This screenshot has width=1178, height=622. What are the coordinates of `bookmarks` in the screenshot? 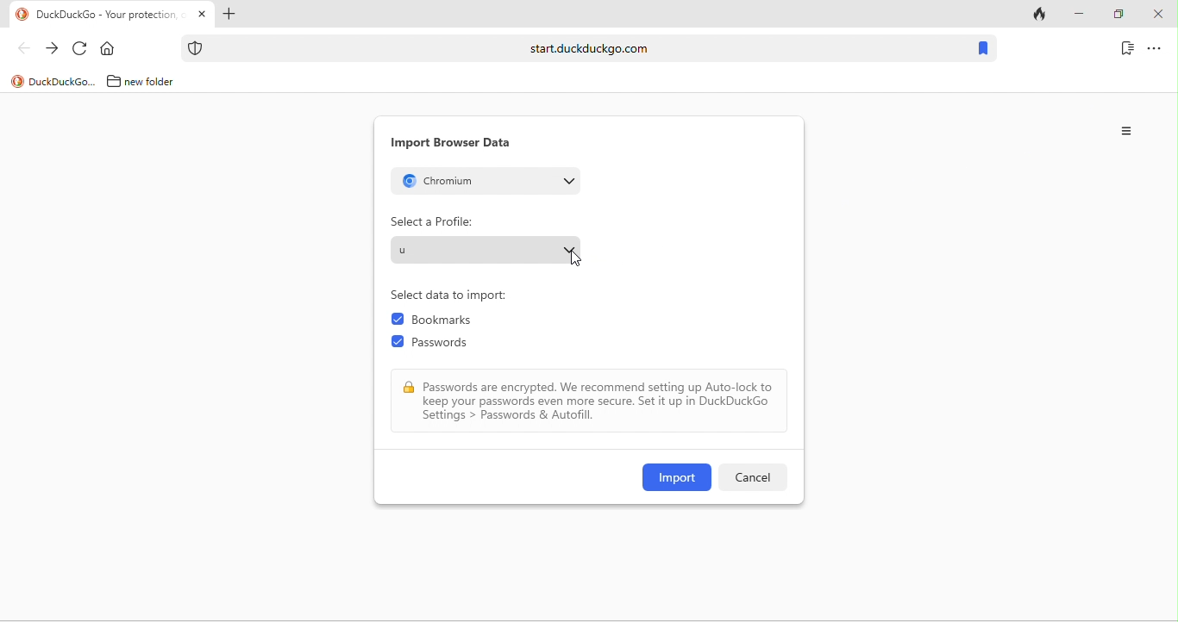 It's located at (982, 49).